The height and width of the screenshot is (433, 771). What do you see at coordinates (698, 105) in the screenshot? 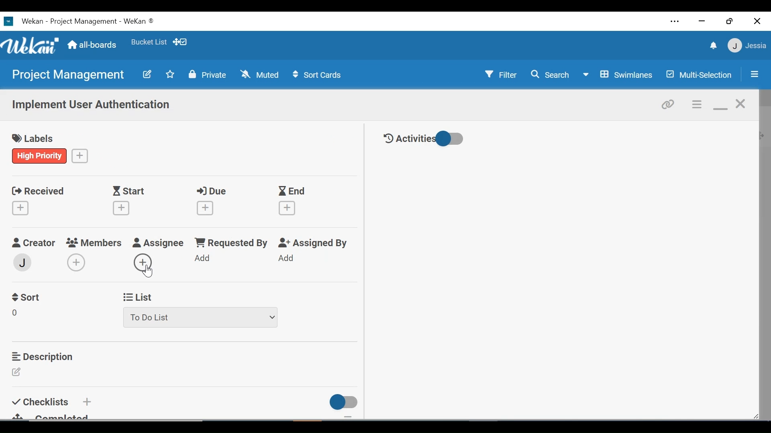
I see `Card actions` at bounding box center [698, 105].